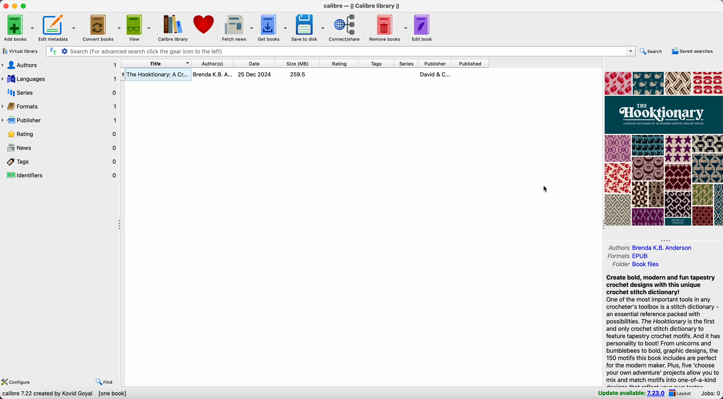 Image resolution: width=723 pixels, height=399 pixels. I want to click on add books, so click(18, 28).